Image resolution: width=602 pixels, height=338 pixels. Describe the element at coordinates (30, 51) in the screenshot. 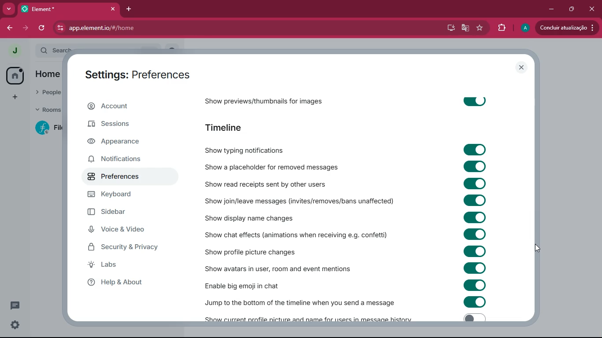

I see `expand` at that location.